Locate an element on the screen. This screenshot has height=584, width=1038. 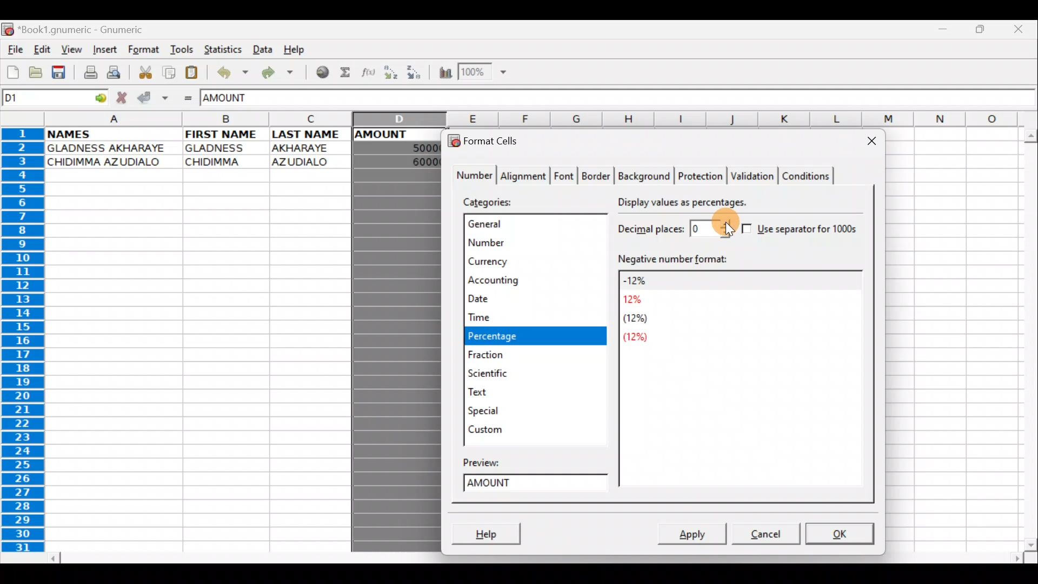
Print preview is located at coordinates (116, 72).